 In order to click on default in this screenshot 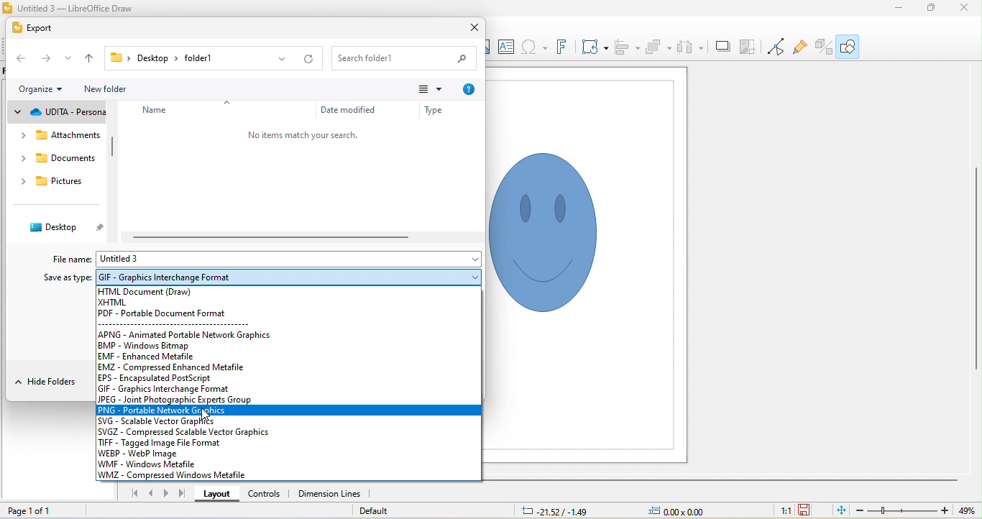, I will do `click(372, 507)`.